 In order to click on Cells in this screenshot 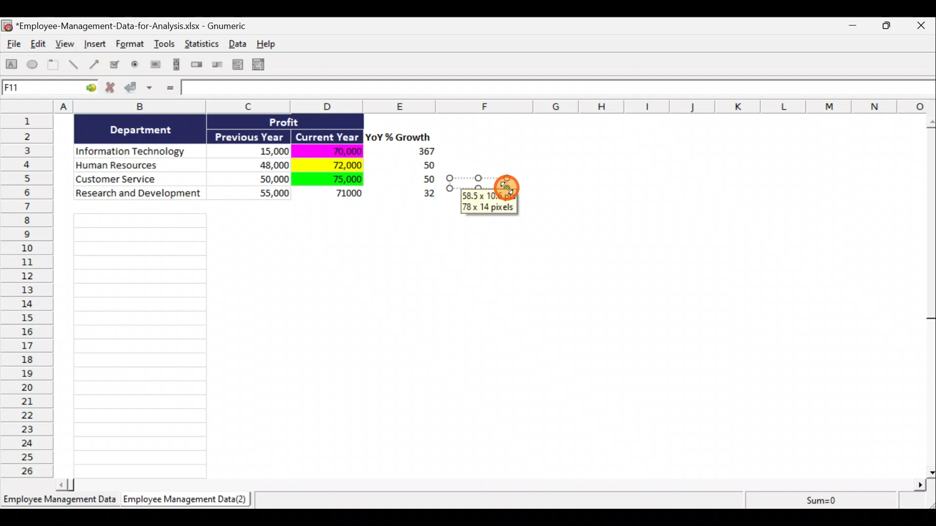, I will do `click(140, 343)`.